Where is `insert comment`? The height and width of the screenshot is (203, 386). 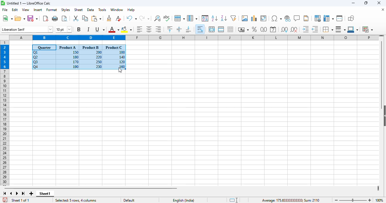 insert comment is located at coordinates (297, 18).